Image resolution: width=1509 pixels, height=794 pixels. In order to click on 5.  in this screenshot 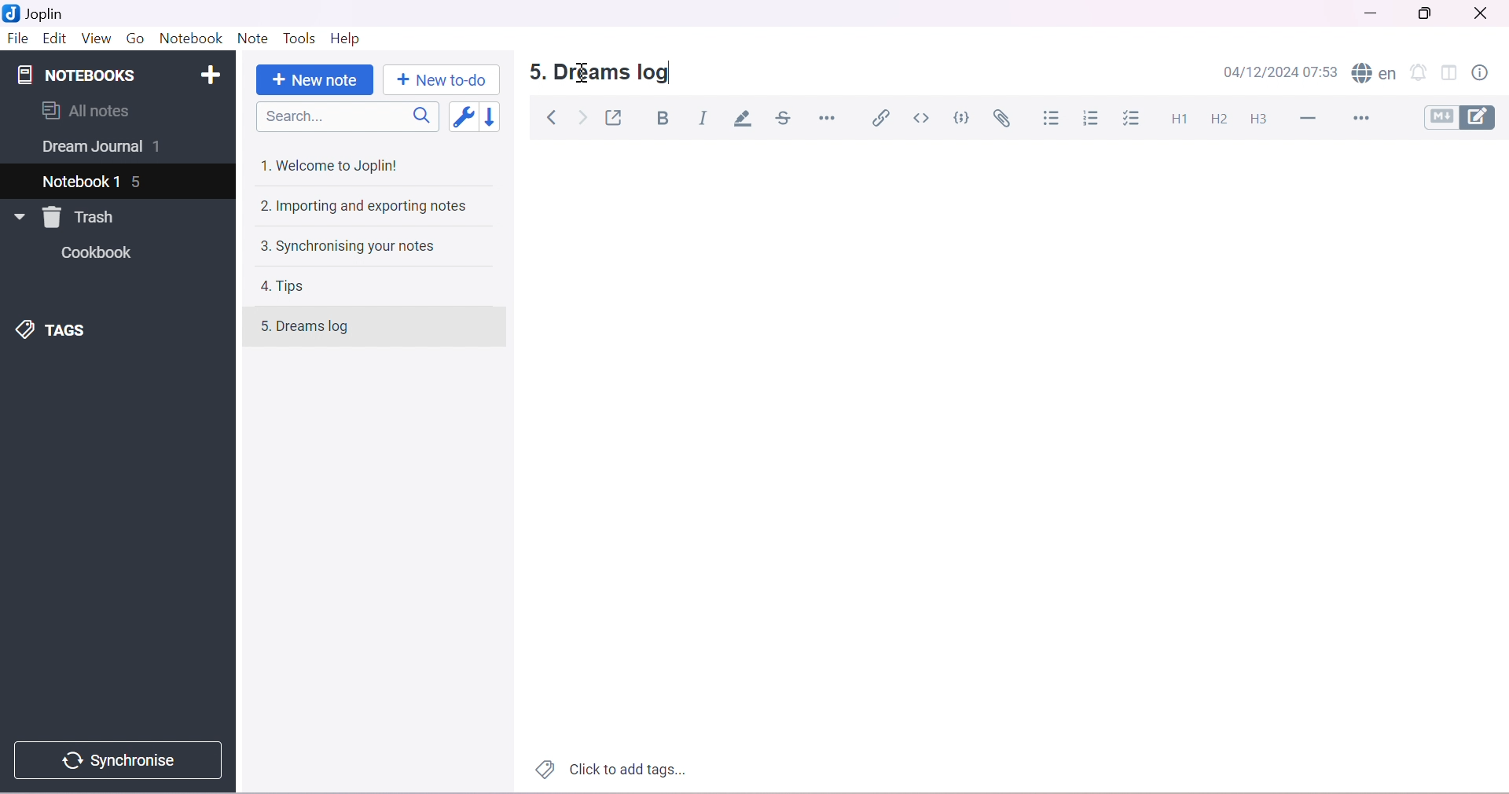, I will do `click(257, 330)`.